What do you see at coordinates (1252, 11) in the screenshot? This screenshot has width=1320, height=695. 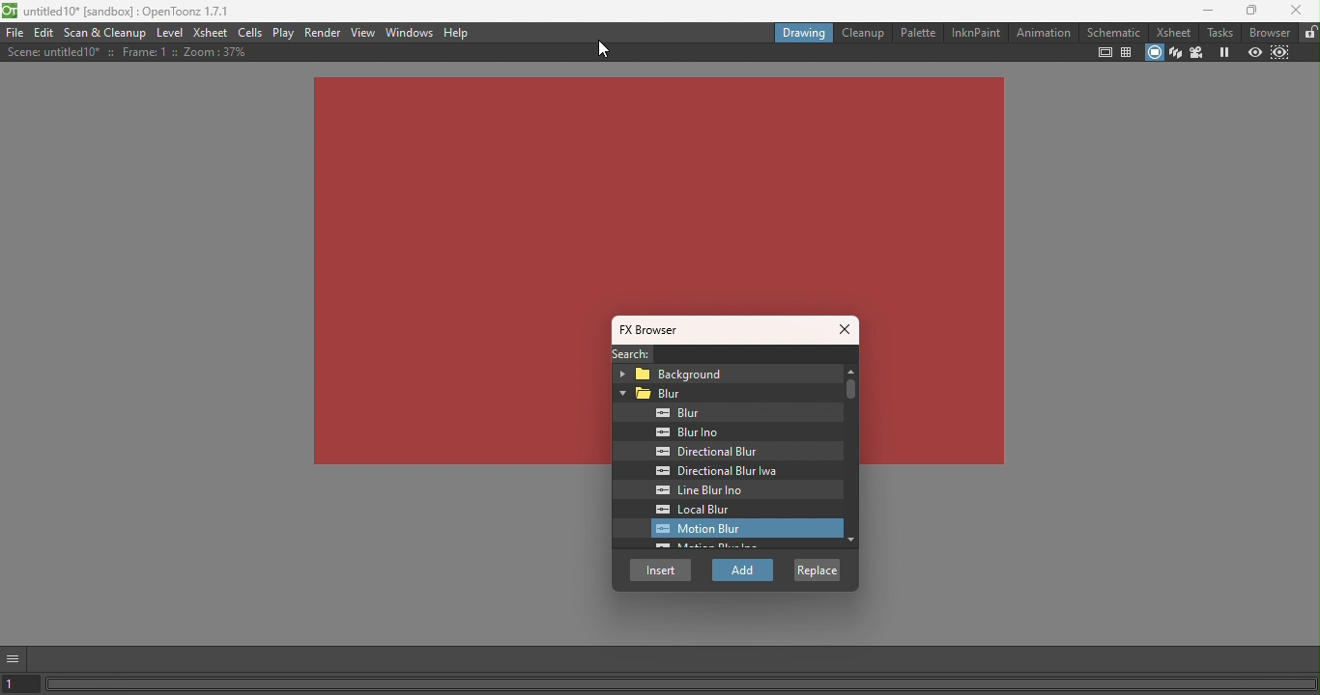 I see `Maximize` at bounding box center [1252, 11].